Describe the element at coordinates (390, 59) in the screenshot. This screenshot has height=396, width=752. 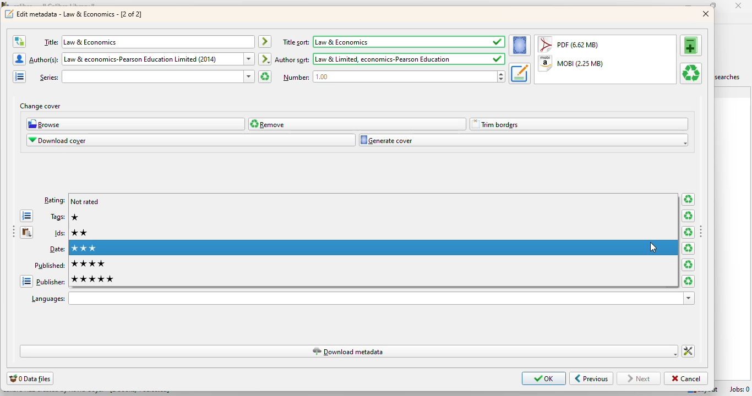
I see `author sort: law & limited, economics-pearson education` at that location.